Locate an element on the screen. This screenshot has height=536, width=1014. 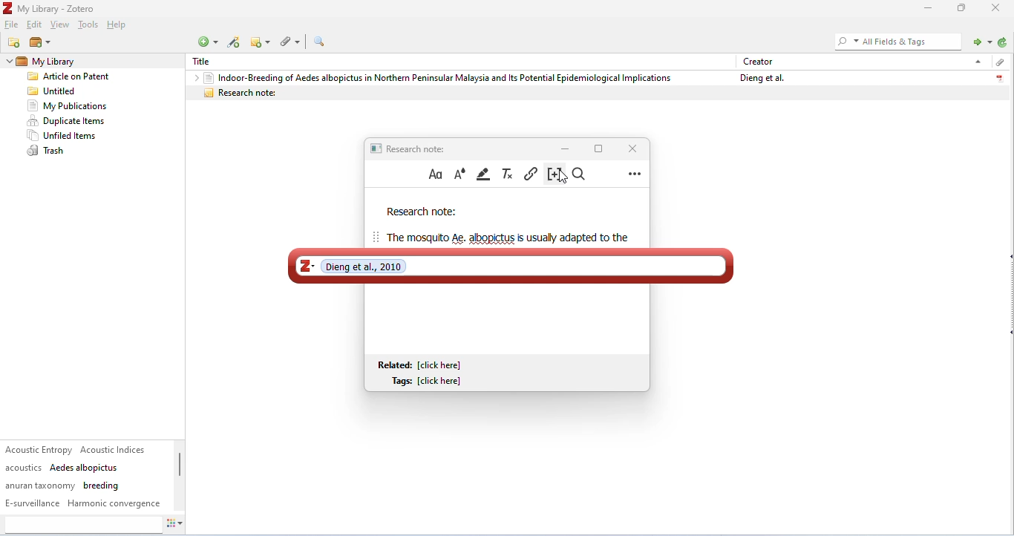
drop down is located at coordinates (976, 61).